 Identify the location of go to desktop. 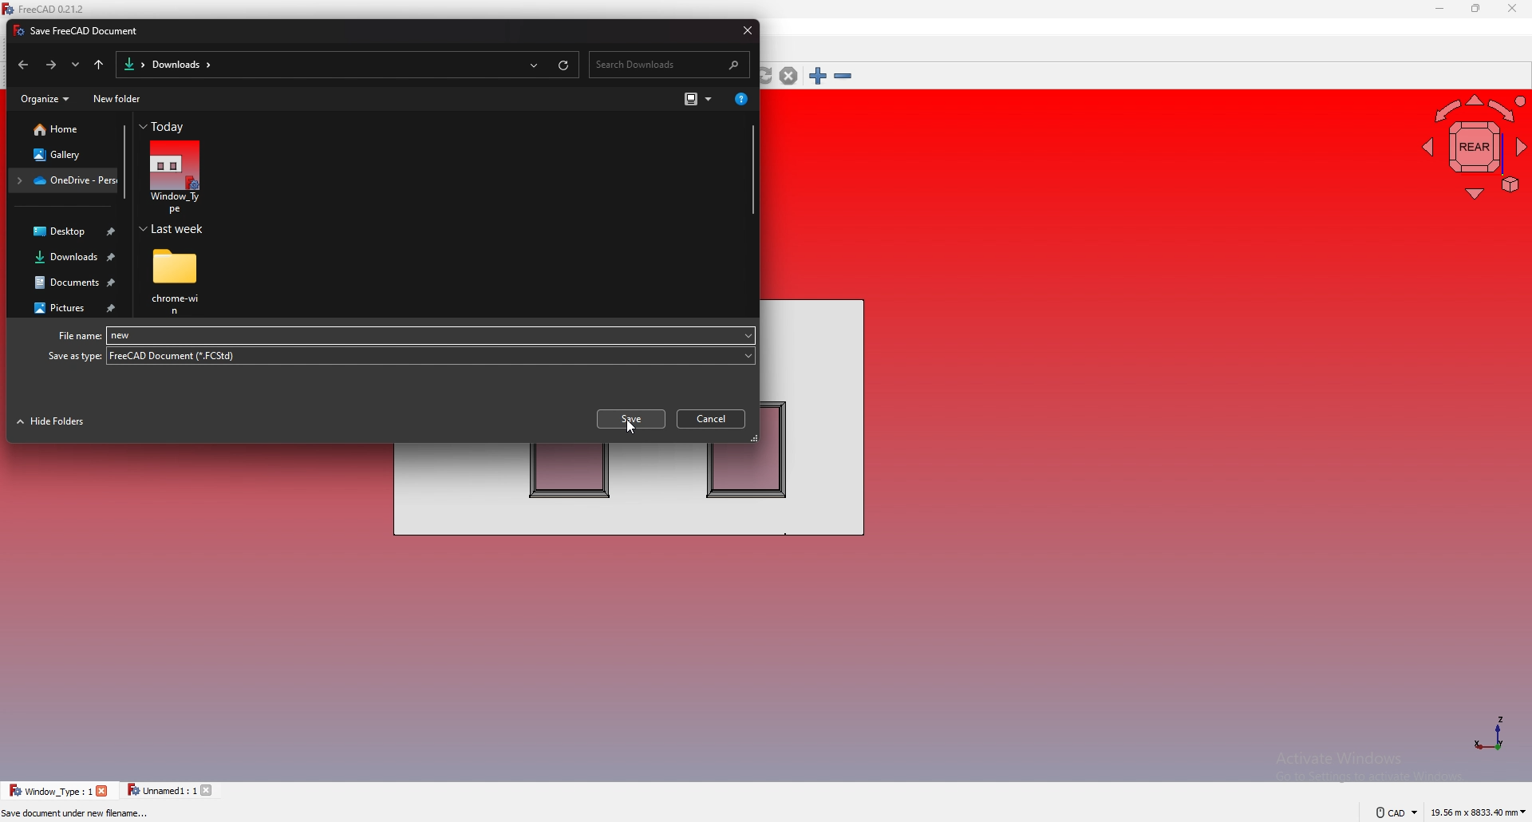
(100, 65).